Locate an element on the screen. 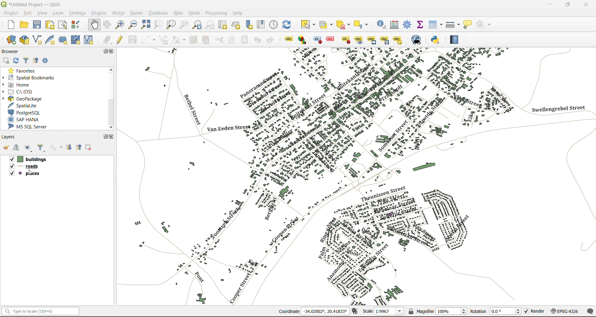  no action is located at coordinates (485, 25).